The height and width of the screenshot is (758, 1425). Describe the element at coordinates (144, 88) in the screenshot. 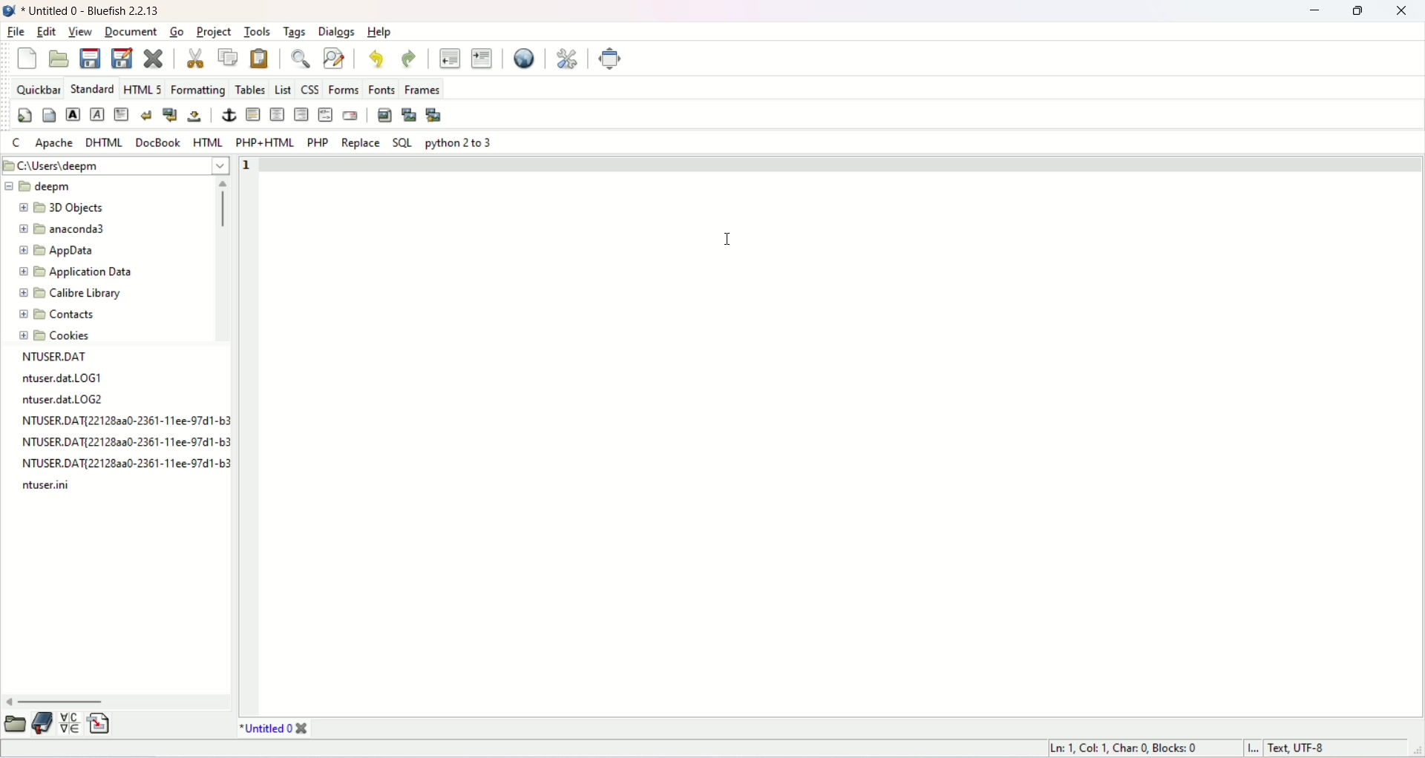

I see `HTML 5` at that location.